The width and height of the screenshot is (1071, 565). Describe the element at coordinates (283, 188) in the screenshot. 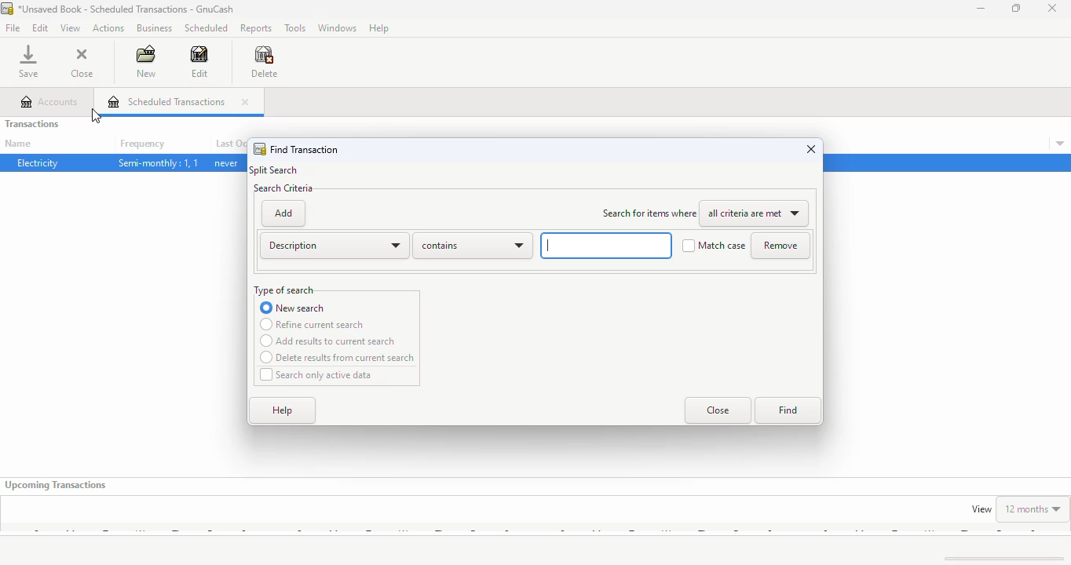

I see `search criteria` at that location.